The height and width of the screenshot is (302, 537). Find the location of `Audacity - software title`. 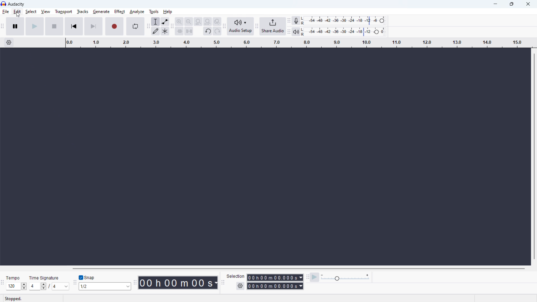

Audacity - software title is located at coordinates (16, 4).